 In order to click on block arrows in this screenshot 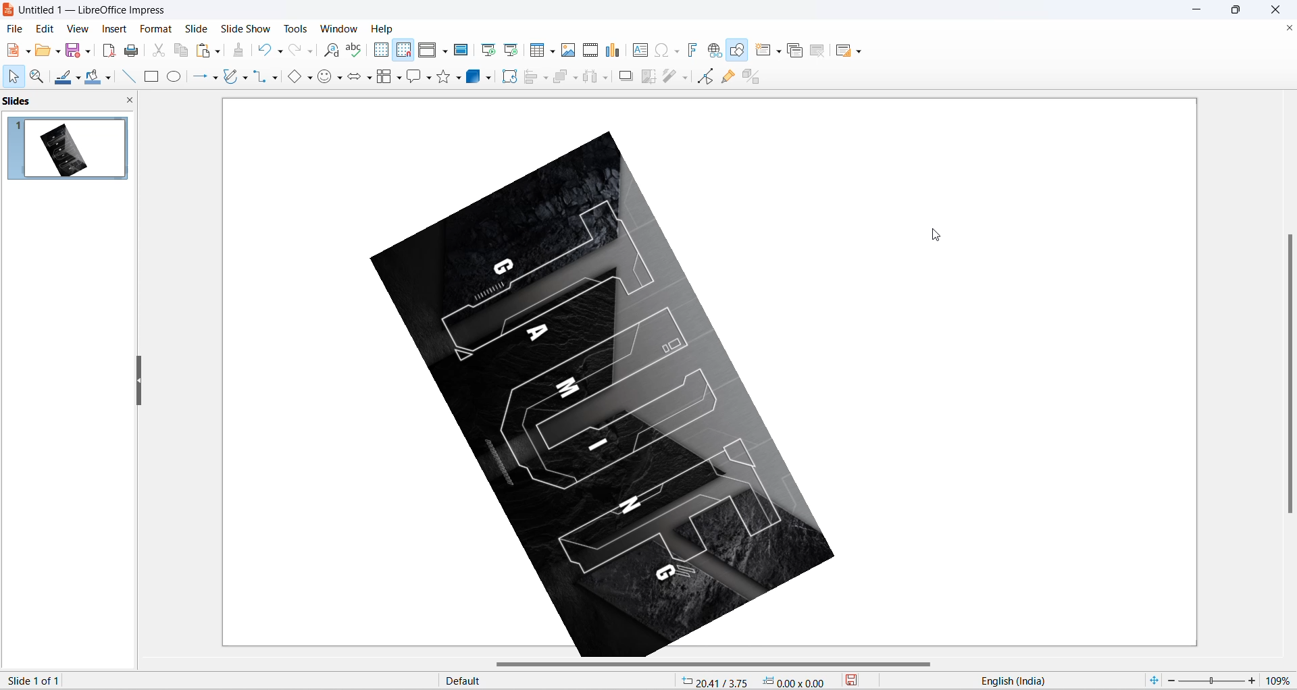, I will do `click(355, 79)`.